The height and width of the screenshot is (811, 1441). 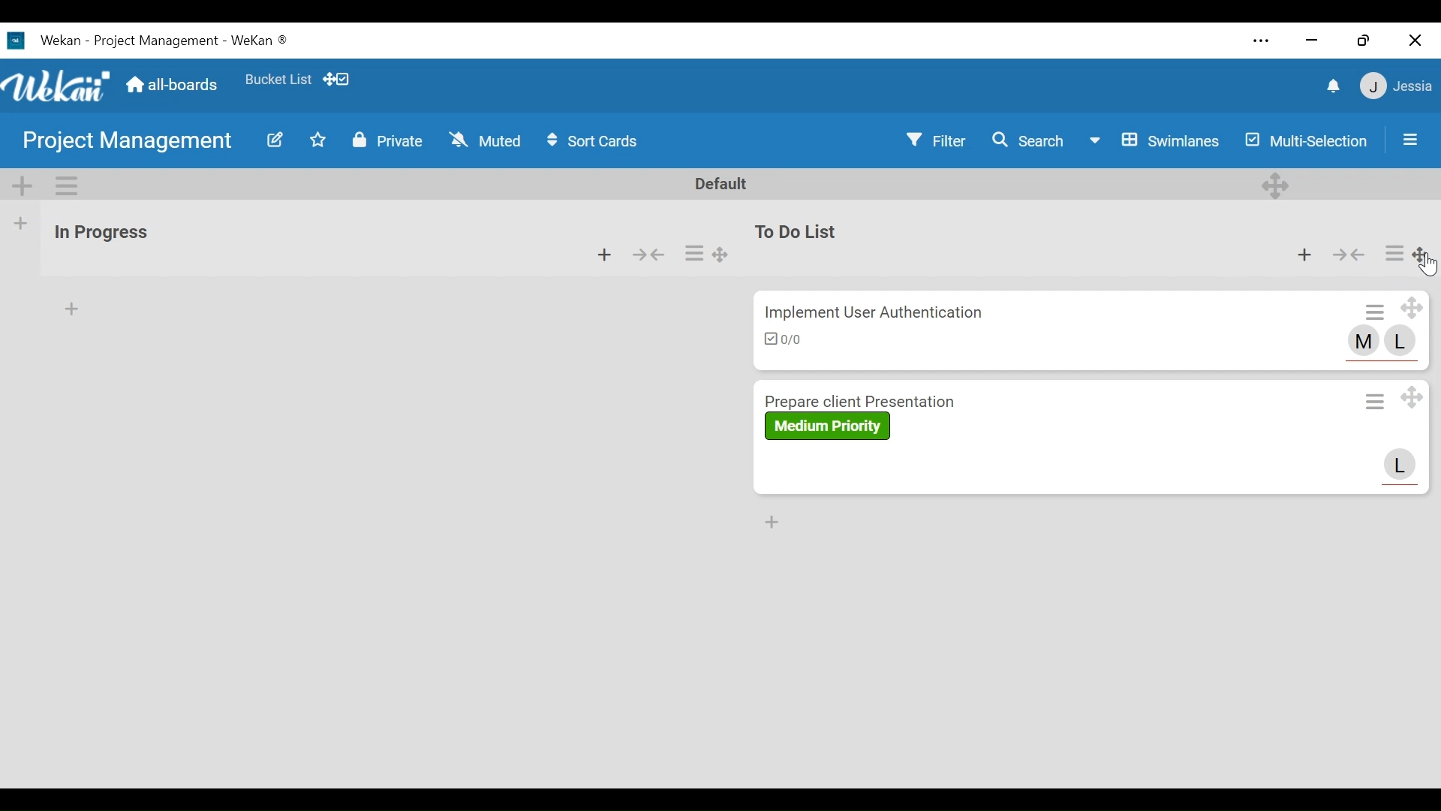 What do you see at coordinates (1310, 41) in the screenshot?
I see `minimize` at bounding box center [1310, 41].